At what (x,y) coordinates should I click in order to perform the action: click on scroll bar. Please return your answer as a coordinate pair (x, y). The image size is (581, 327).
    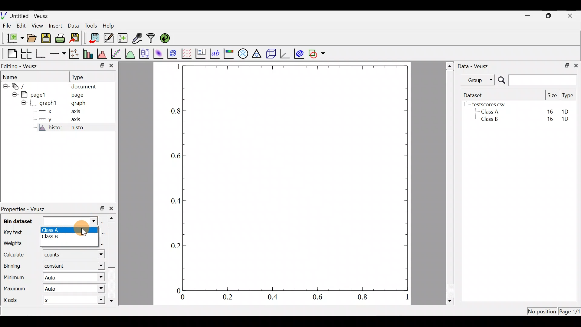
    Looking at the image, I should click on (449, 184).